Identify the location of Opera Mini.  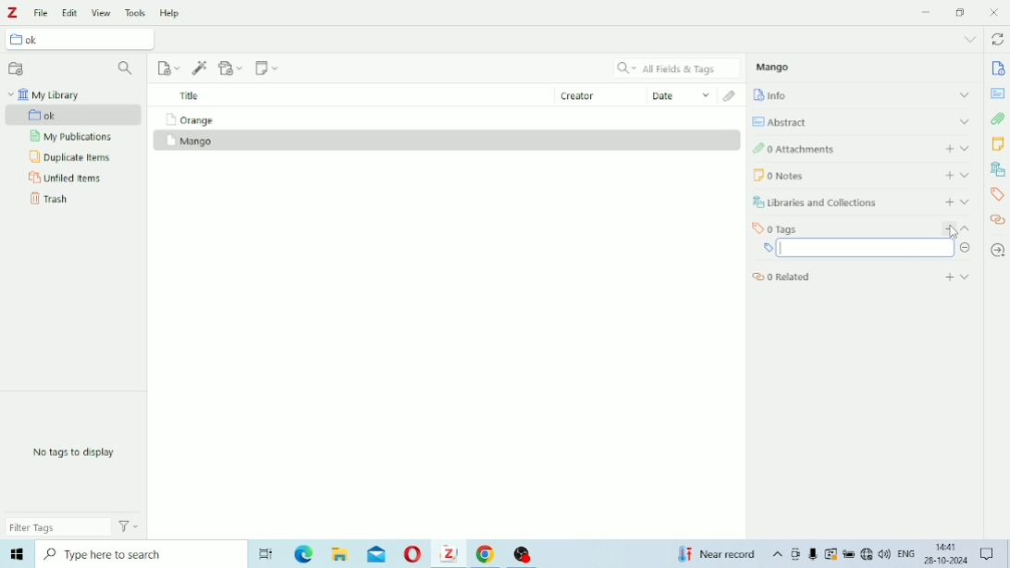
(414, 553).